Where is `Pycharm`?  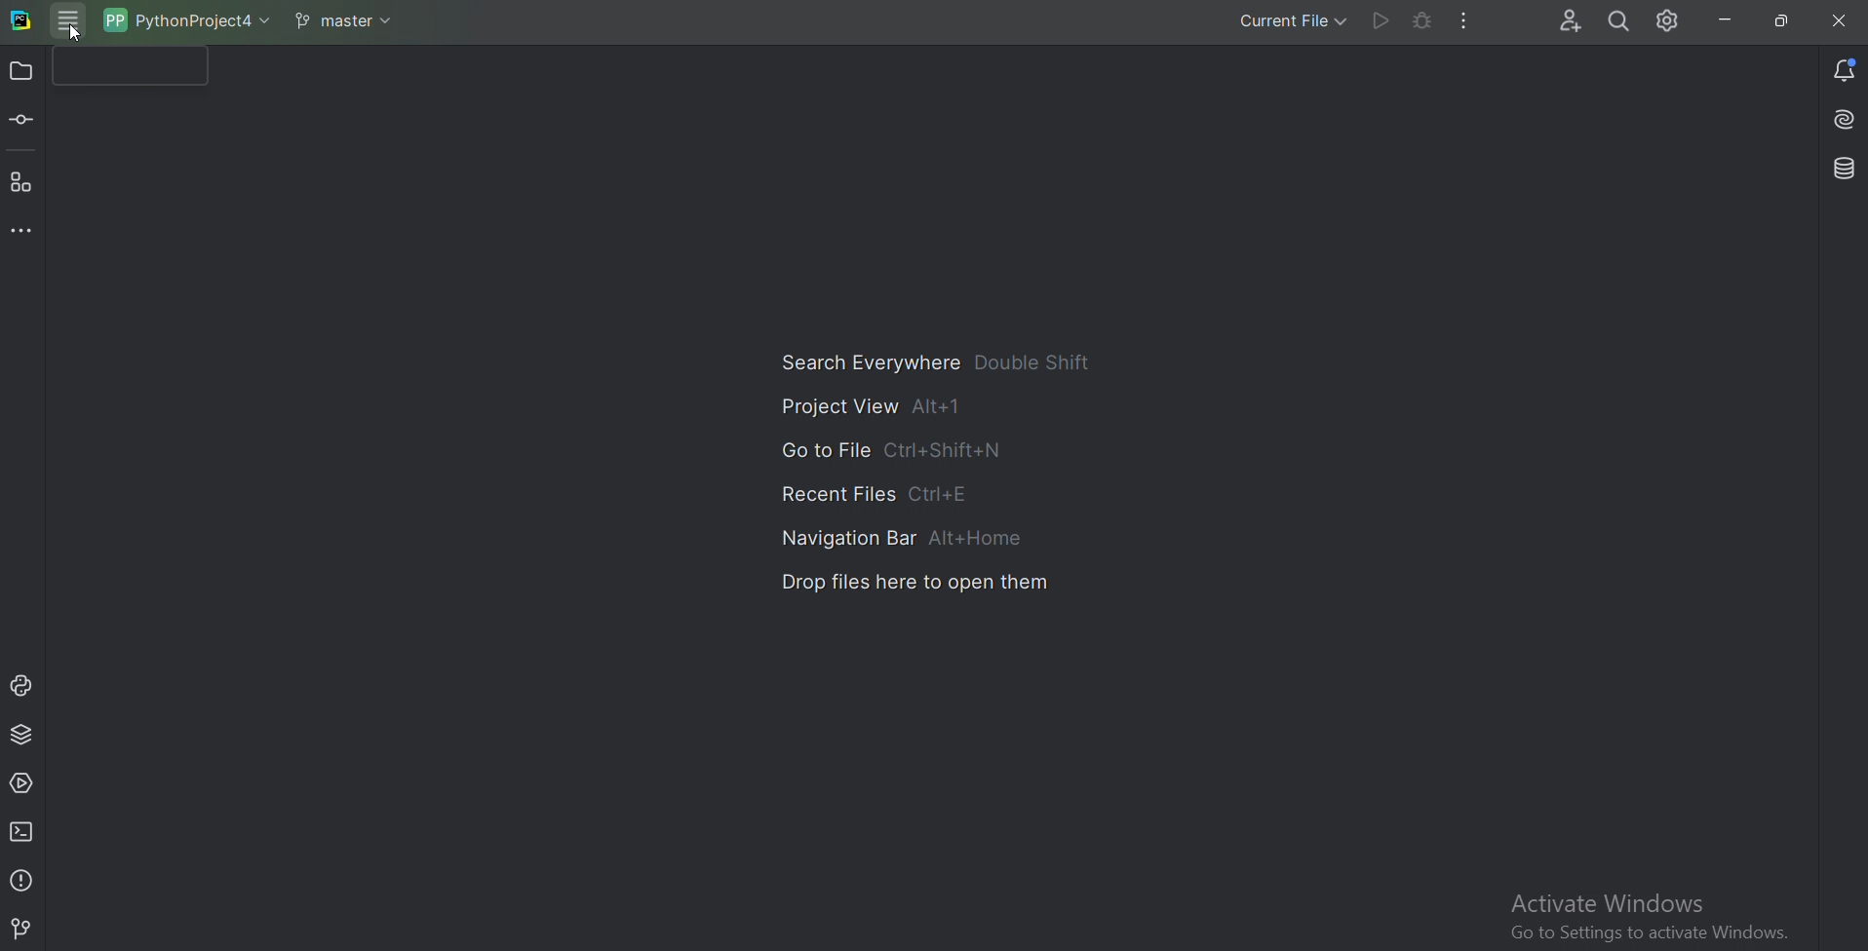
Pycharm is located at coordinates (19, 21).